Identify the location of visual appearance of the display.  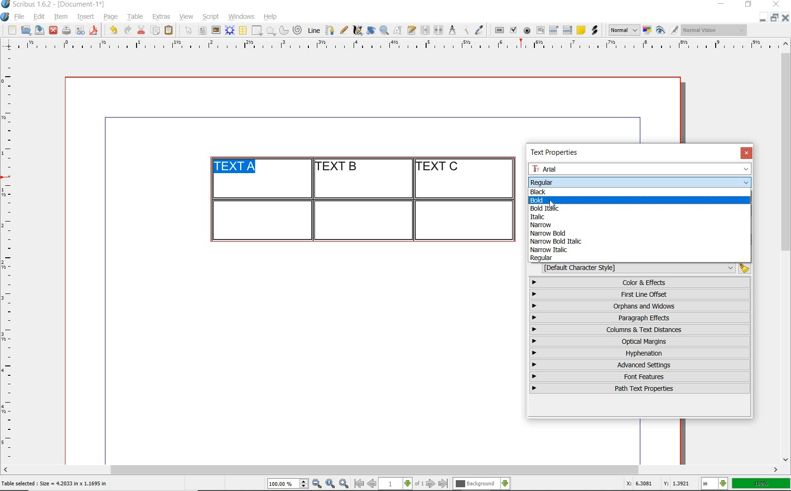
(715, 30).